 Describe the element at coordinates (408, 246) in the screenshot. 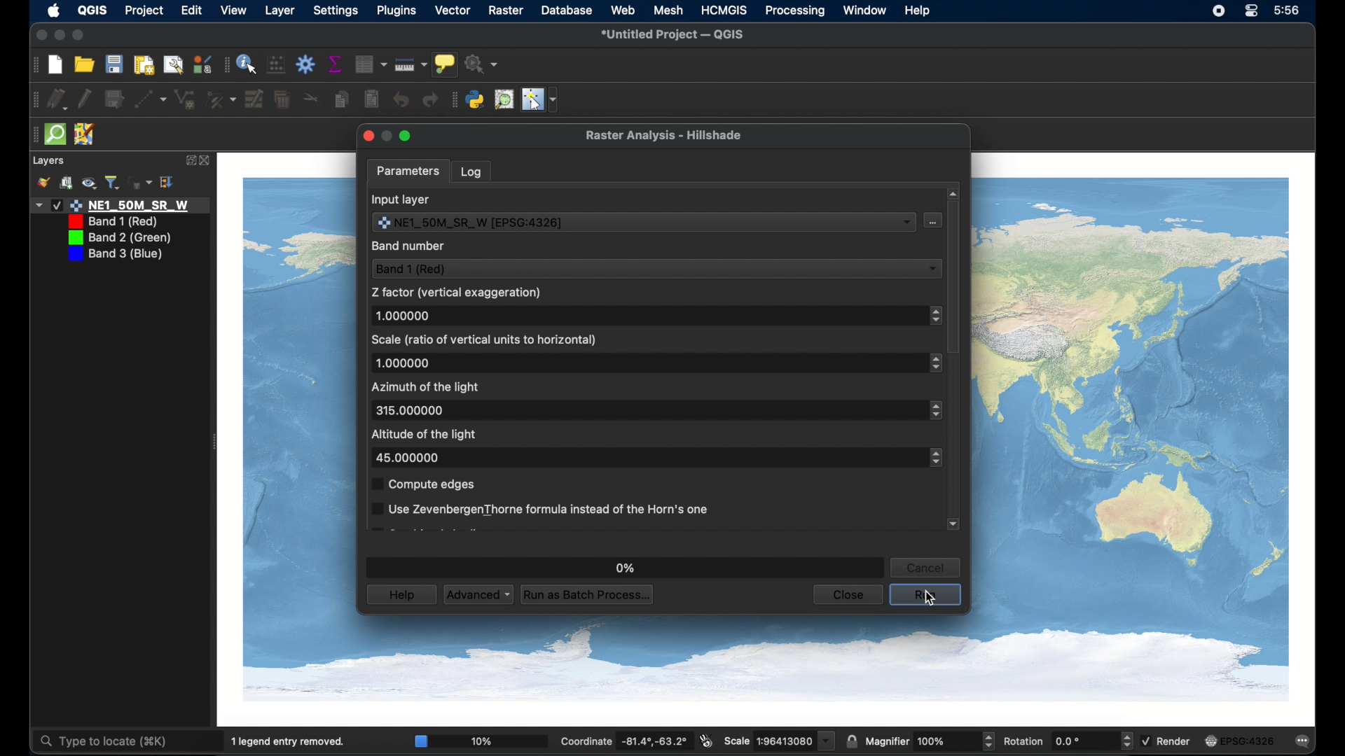

I see `band number` at that location.